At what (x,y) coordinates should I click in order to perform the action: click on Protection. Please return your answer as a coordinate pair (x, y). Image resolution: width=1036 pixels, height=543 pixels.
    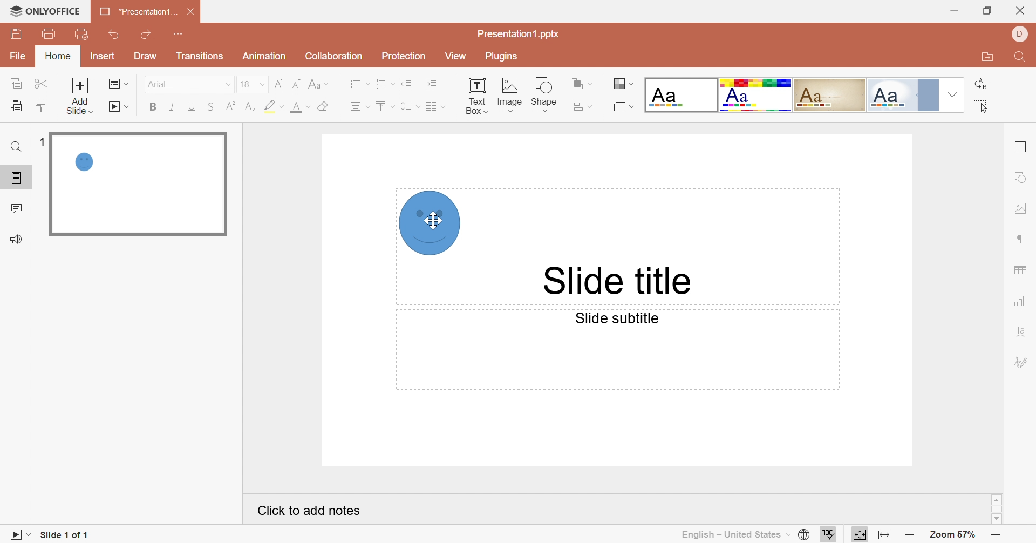
    Looking at the image, I should click on (402, 57).